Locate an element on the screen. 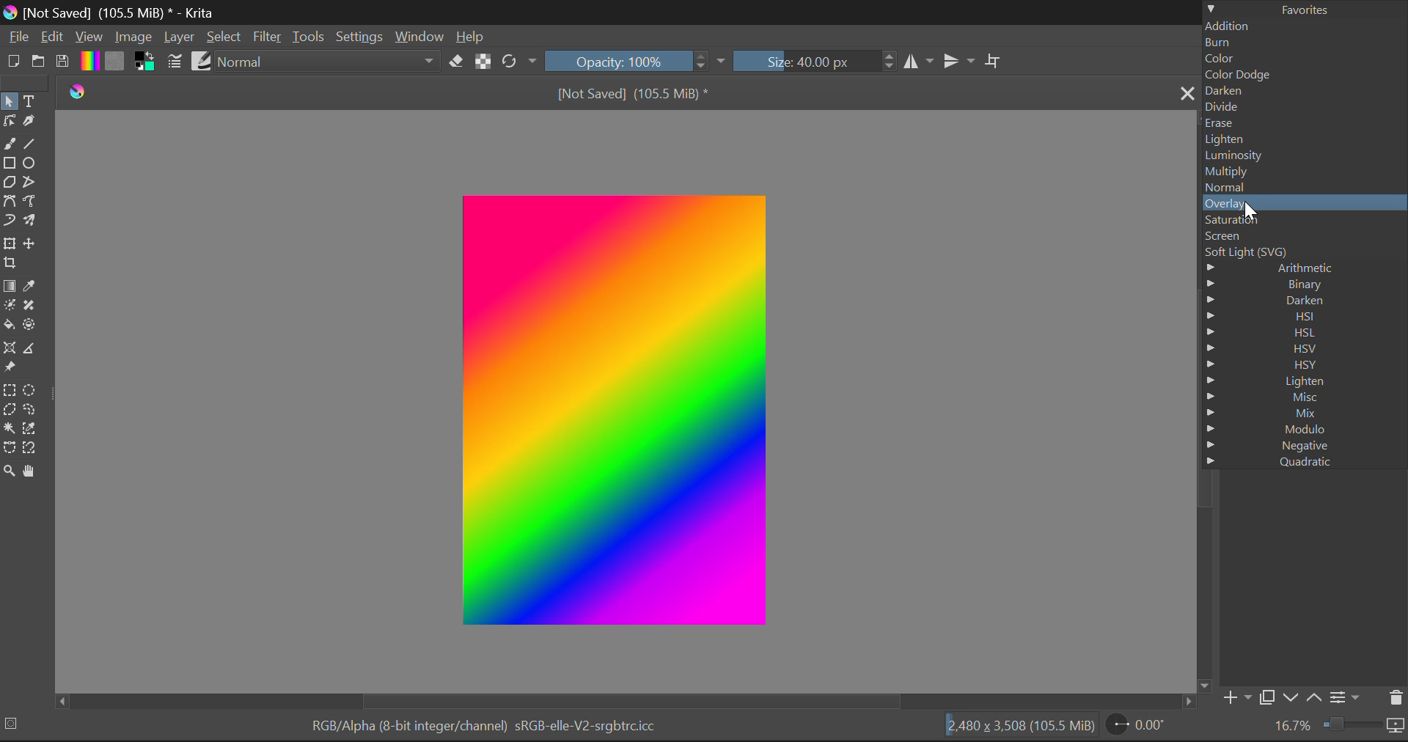  Reference Images is located at coordinates (10, 369).